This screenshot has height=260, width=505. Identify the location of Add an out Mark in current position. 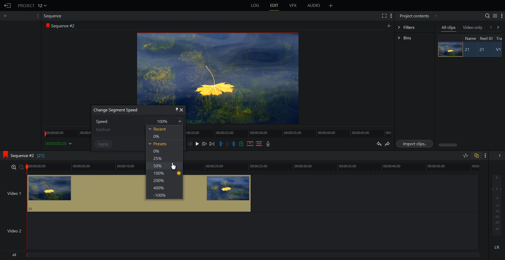
(234, 144).